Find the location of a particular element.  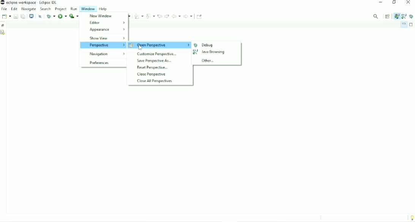

Java Browsing is located at coordinates (209, 52).